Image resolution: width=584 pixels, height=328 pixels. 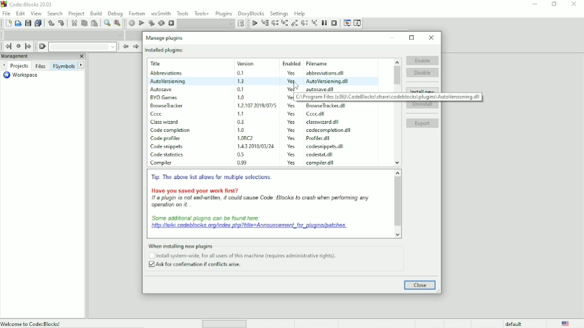 I want to click on Next, so click(x=135, y=46).